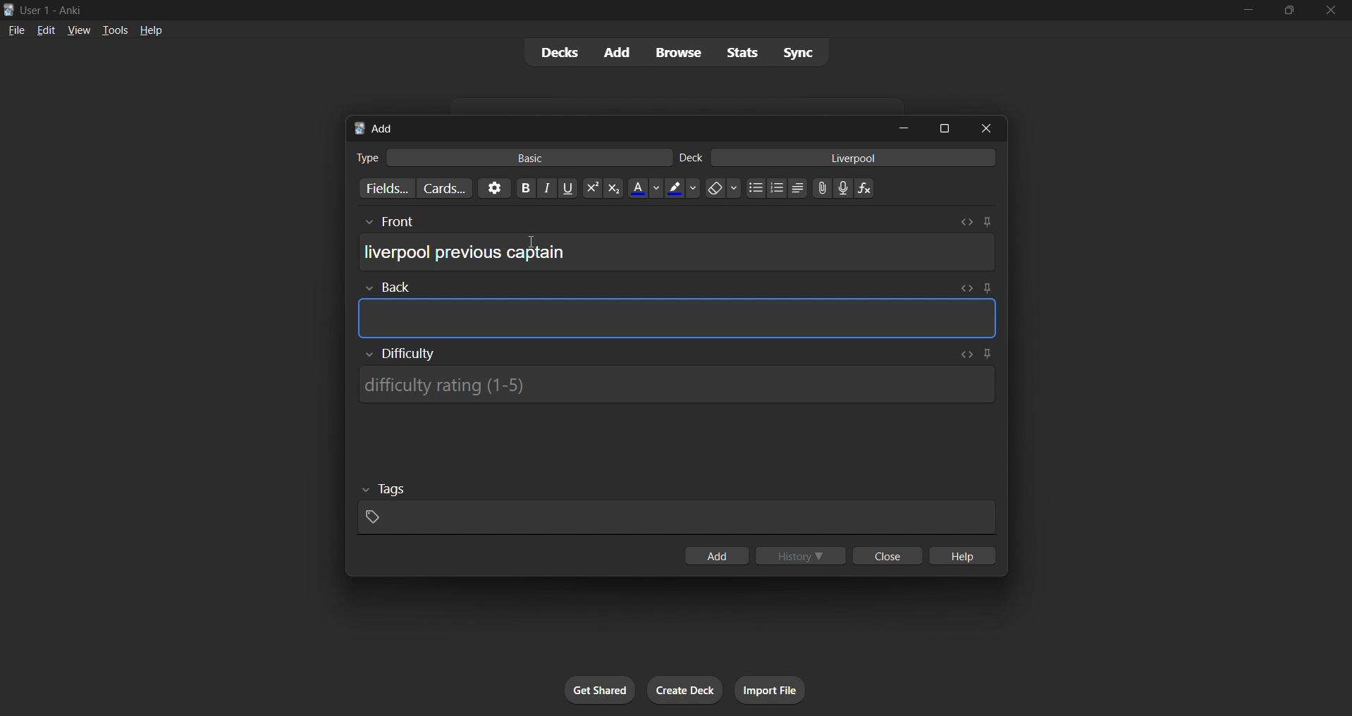 Image resolution: width=1352 pixels, height=716 pixels. I want to click on file, so click(13, 30).